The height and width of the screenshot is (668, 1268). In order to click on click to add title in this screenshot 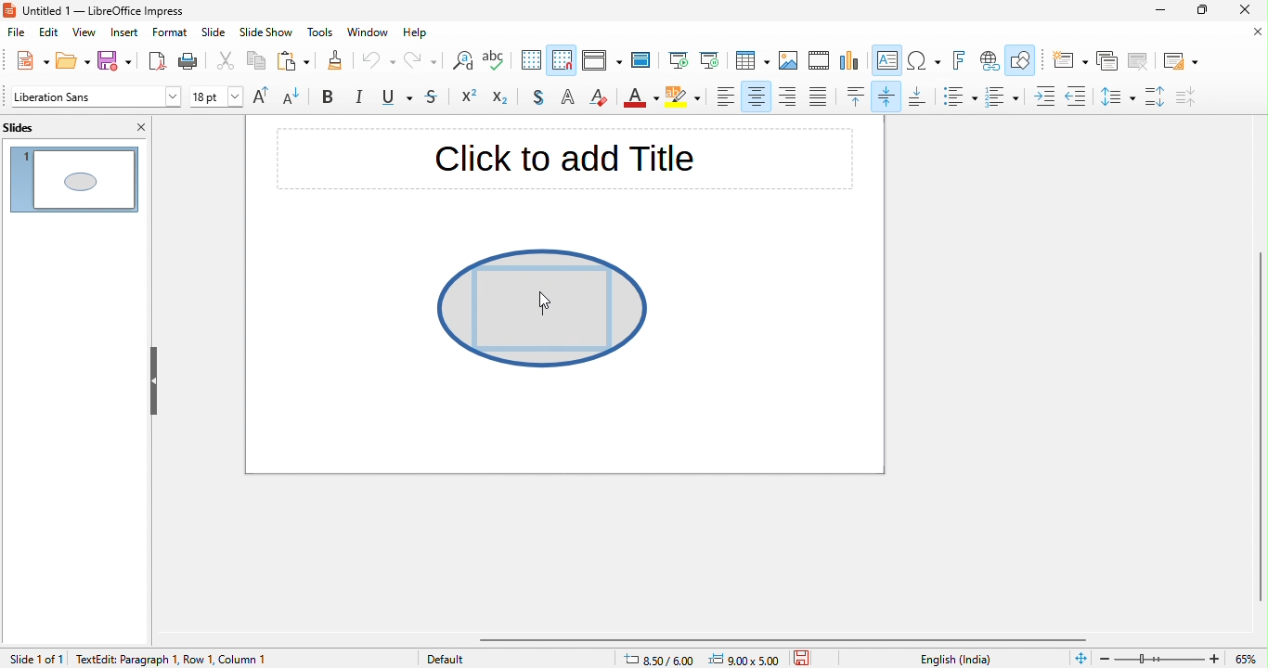, I will do `click(571, 154)`.